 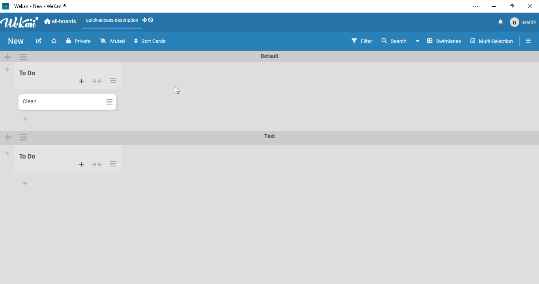 What do you see at coordinates (512, 6) in the screenshot?
I see `maximize` at bounding box center [512, 6].